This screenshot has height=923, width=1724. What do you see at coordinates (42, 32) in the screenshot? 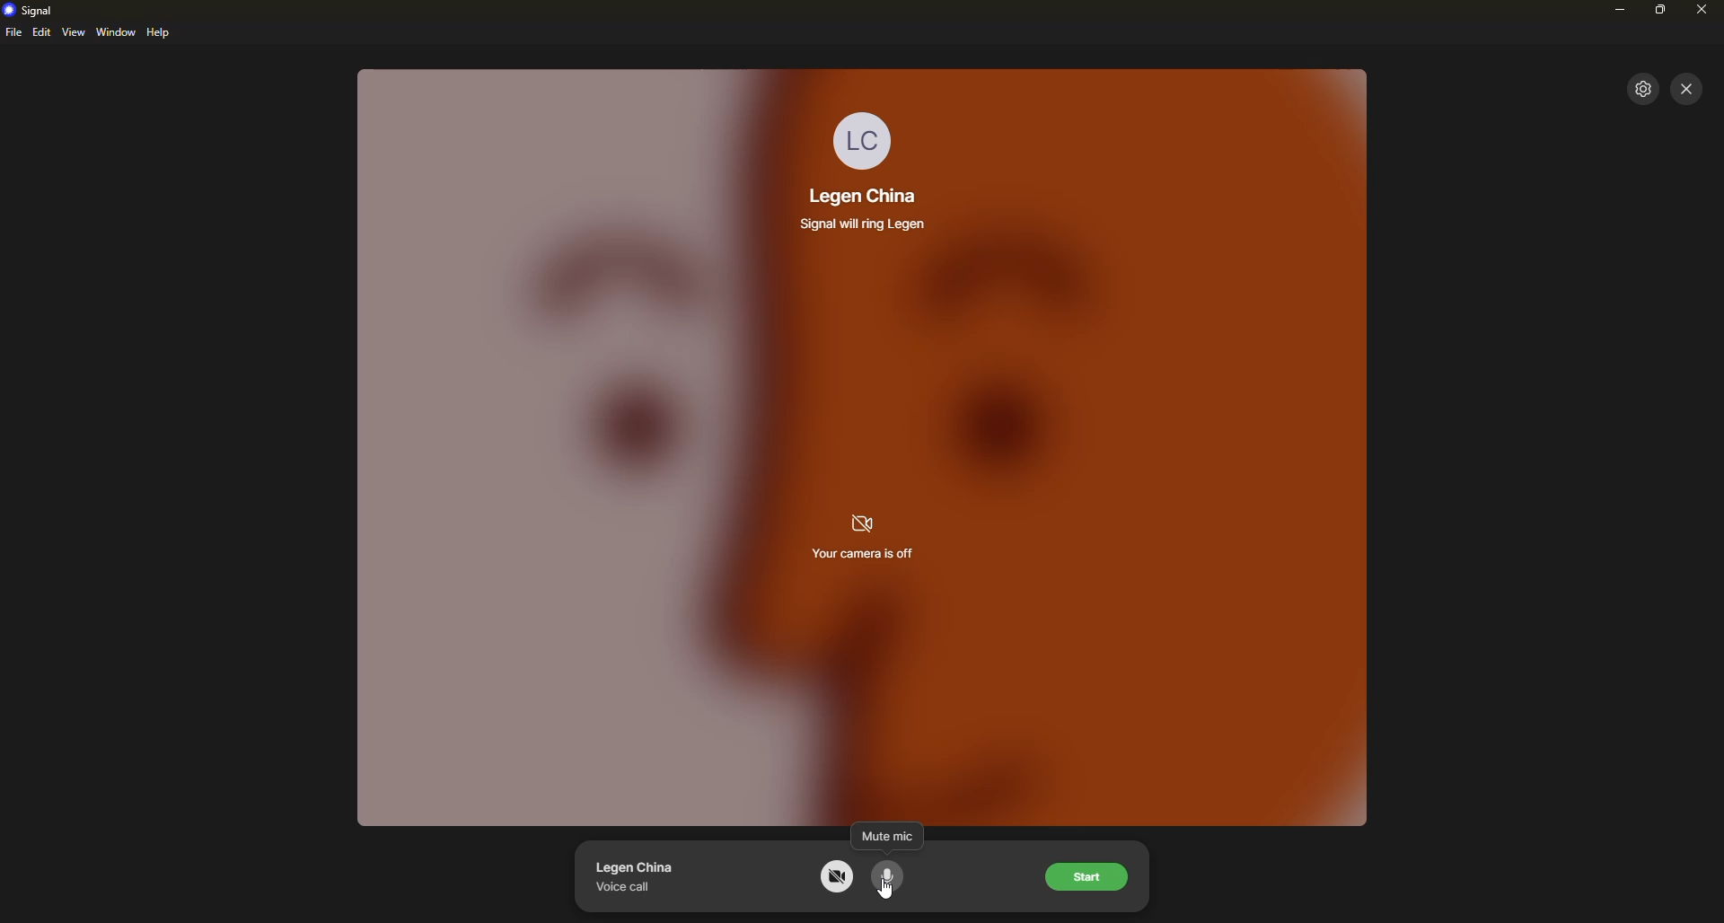
I see `edit` at bounding box center [42, 32].